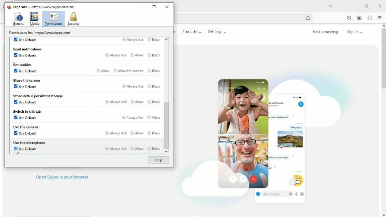 The height and width of the screenshot is (217, 386). I want to click on Page Info — hips: www. skype com/en, so click(43, 6).